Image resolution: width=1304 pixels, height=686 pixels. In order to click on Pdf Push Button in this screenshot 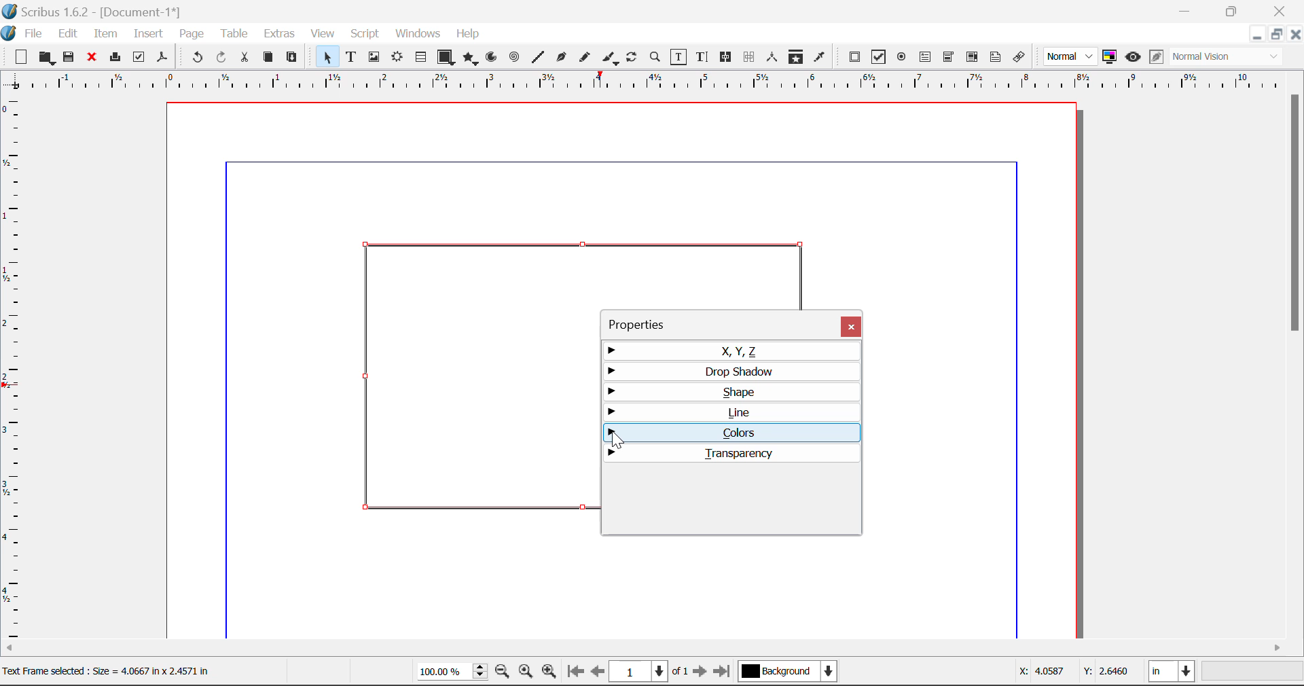, I will do `click(854, 56)`.